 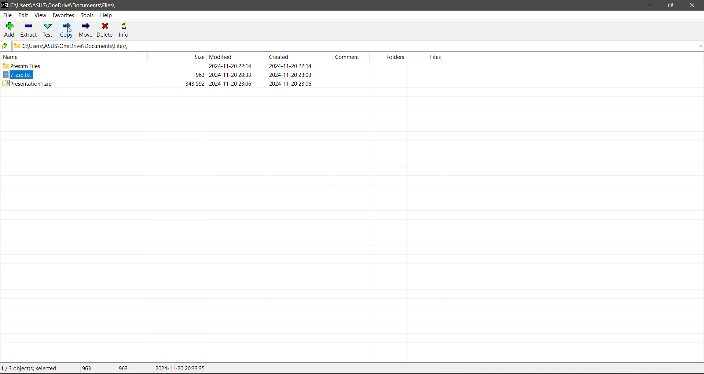 What do you see at coordinates (71, 31) in the screenshot?
I see `Cursor` at bounding box center [71, 31].